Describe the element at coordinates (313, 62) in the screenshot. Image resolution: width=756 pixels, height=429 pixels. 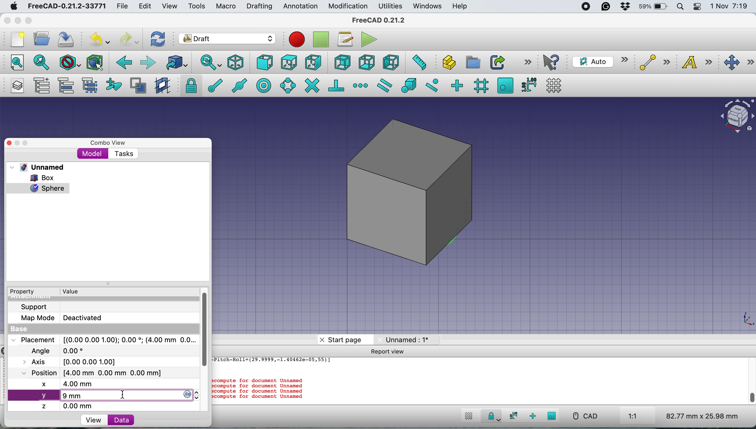
I see `right` at that location.